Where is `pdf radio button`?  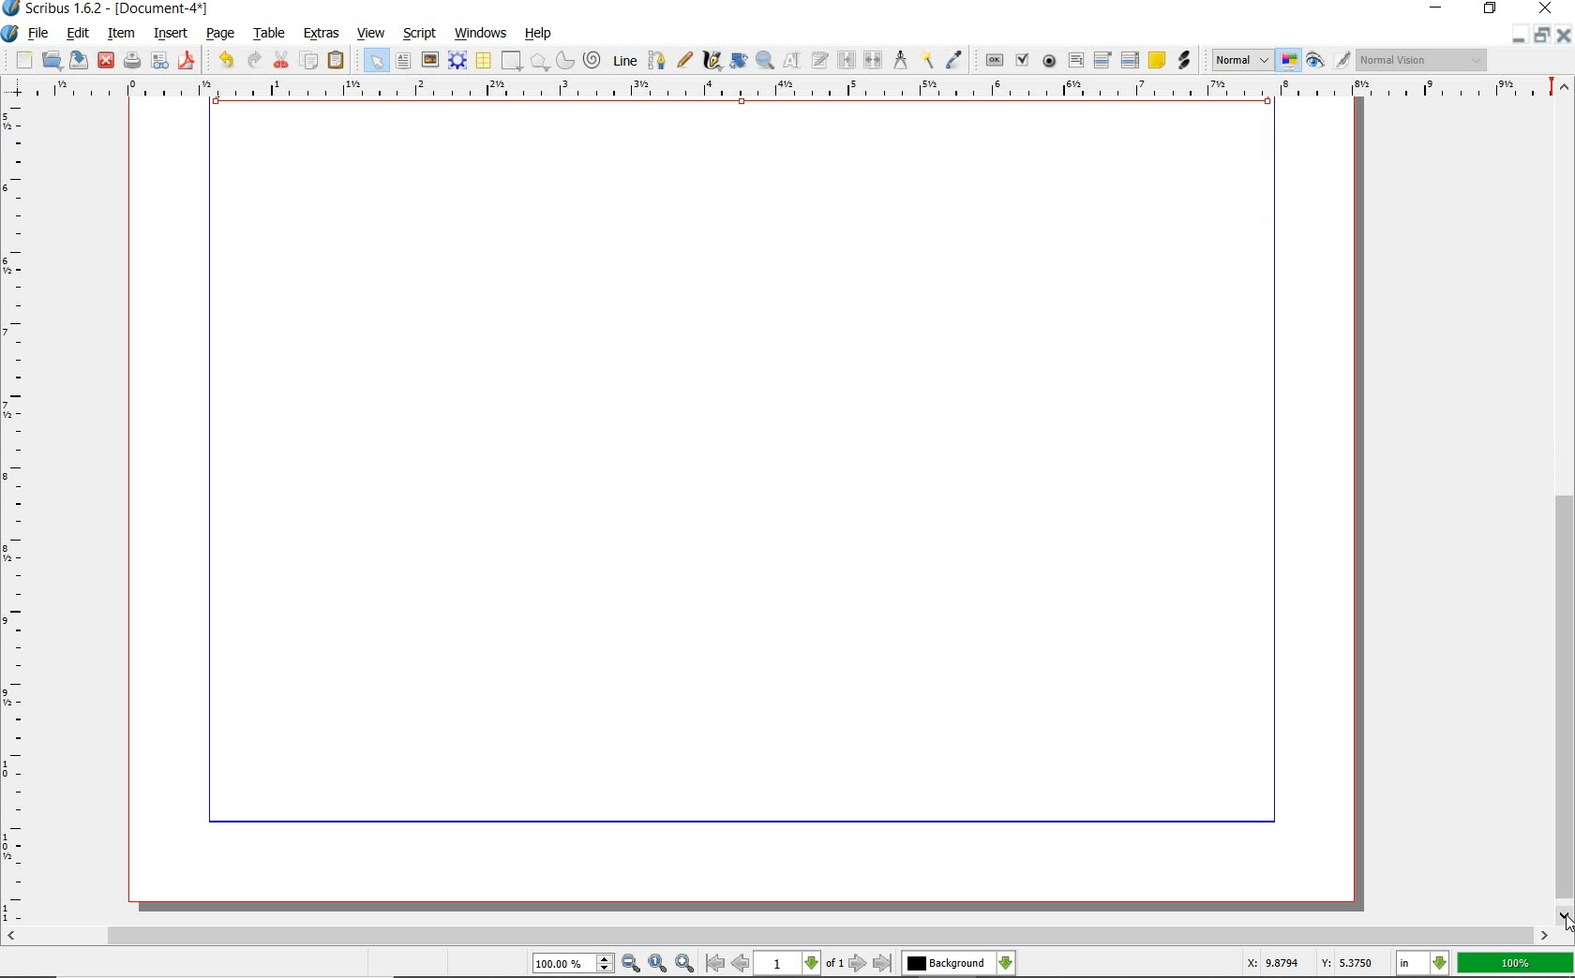 pdf radio button is located at coordinates (1047, 62).